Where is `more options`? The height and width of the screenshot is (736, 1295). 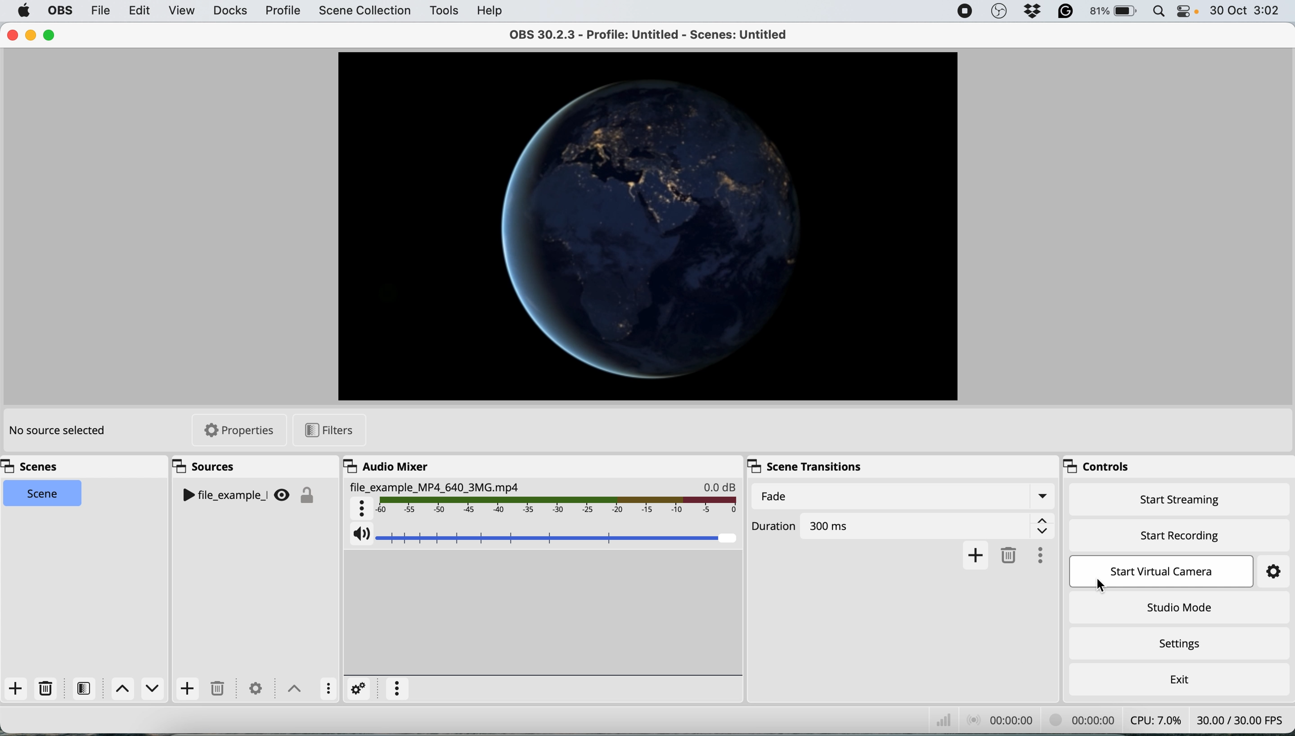 more options is located at coordinates (396, 687).